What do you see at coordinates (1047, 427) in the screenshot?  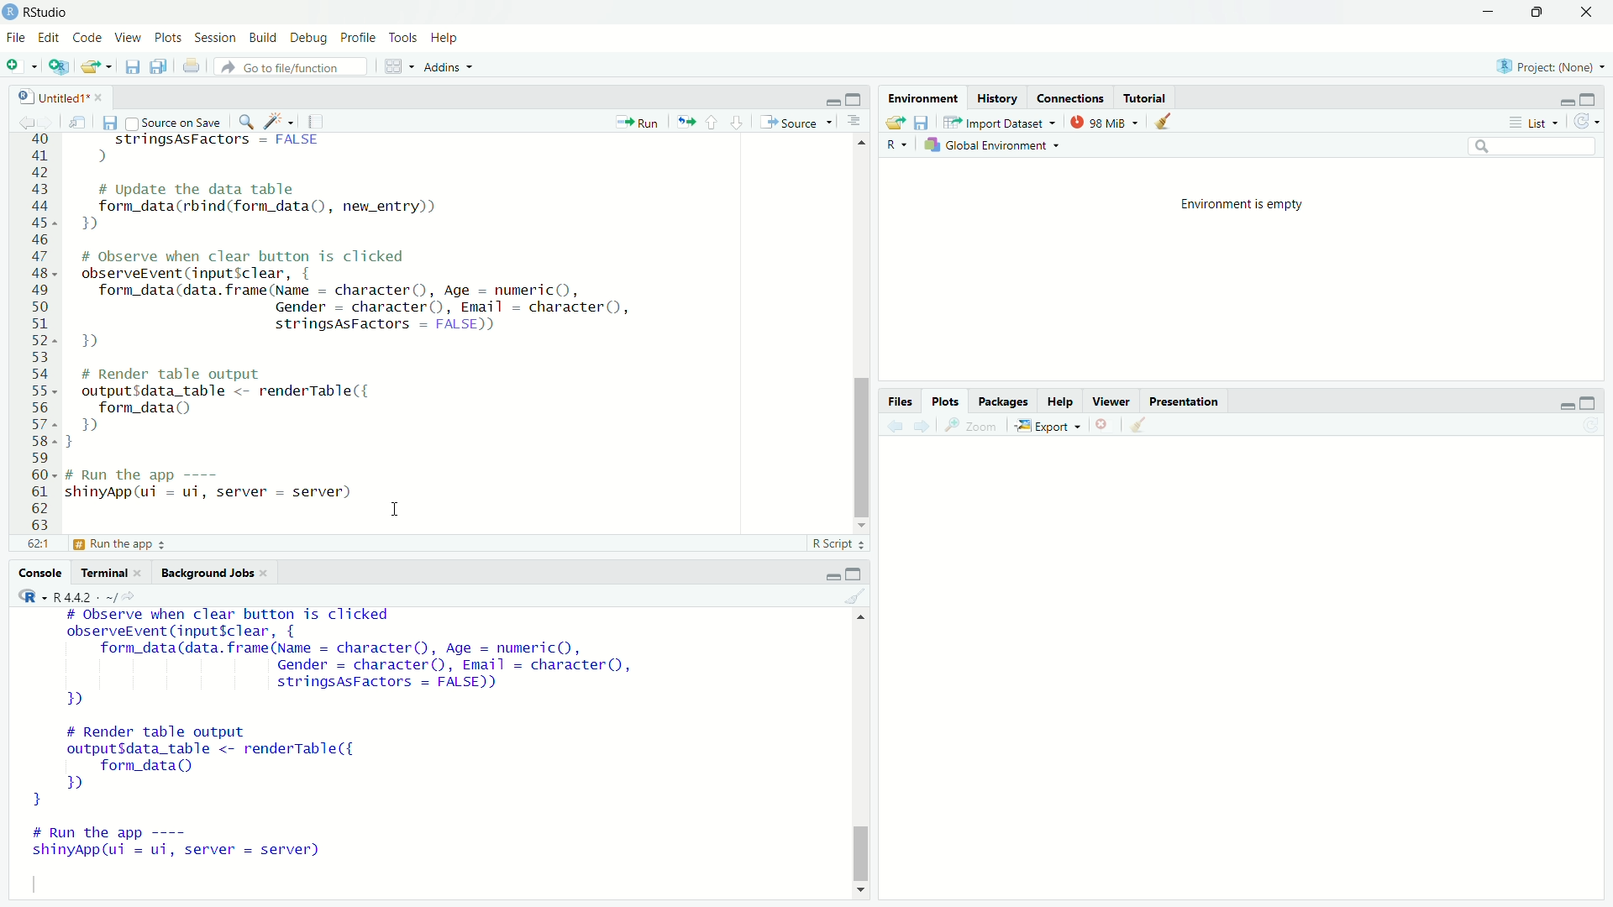 I see `export` at bounding box center [1047, 427].